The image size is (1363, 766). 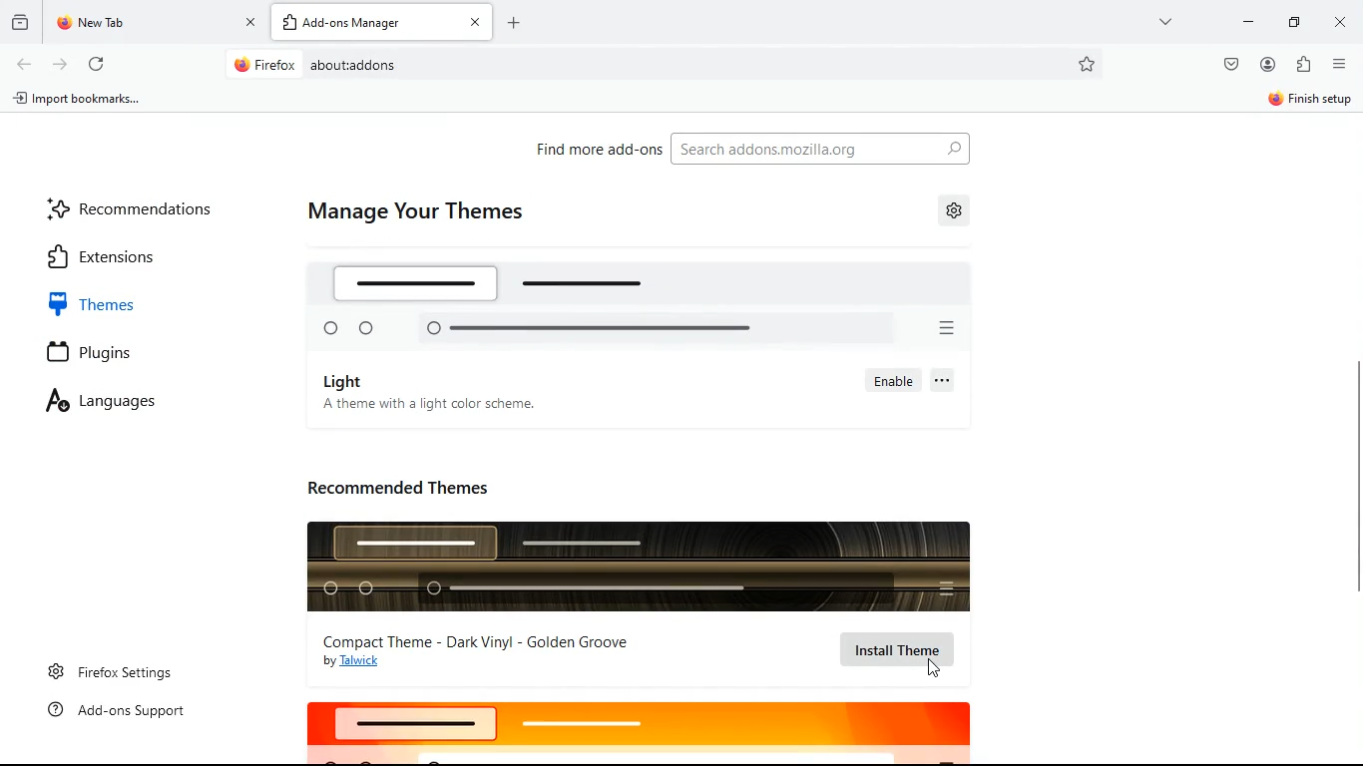 I want to click on logo, so click(x=656, y=300).